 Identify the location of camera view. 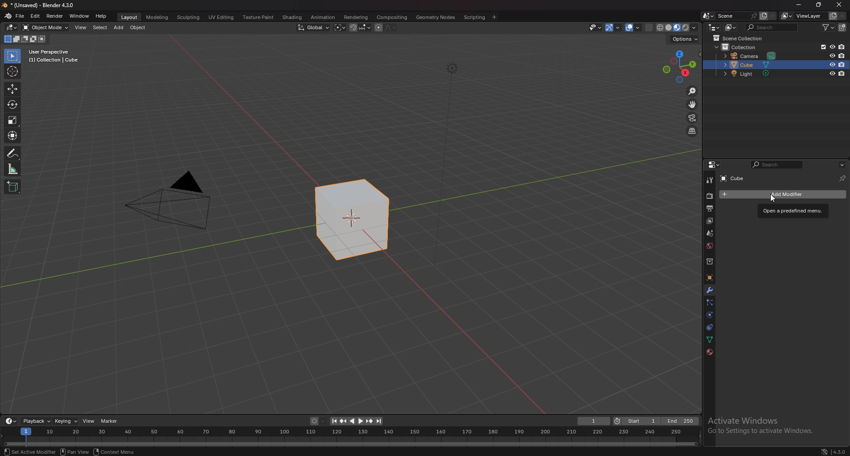
(692, 118).